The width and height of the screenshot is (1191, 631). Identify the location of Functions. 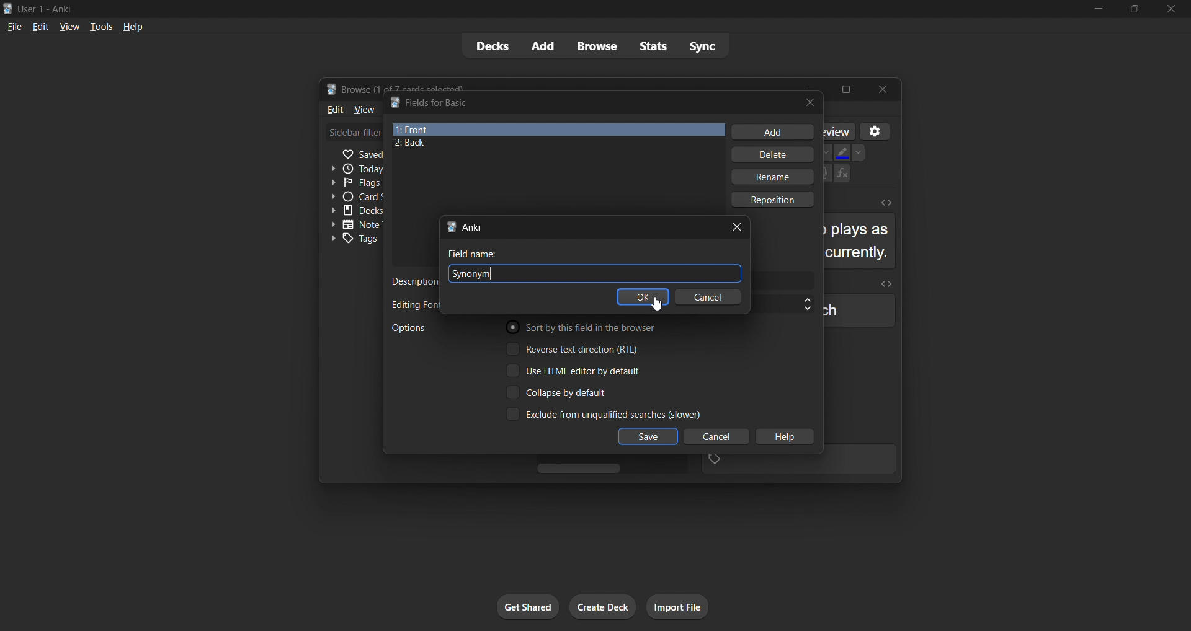
(844, 175).